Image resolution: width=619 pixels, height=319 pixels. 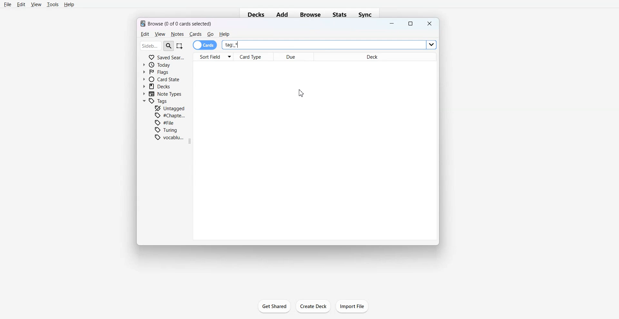 What do you see at coordinates (8, 4) in the screenshot?
I see `File` at bounding box center [8, 4].